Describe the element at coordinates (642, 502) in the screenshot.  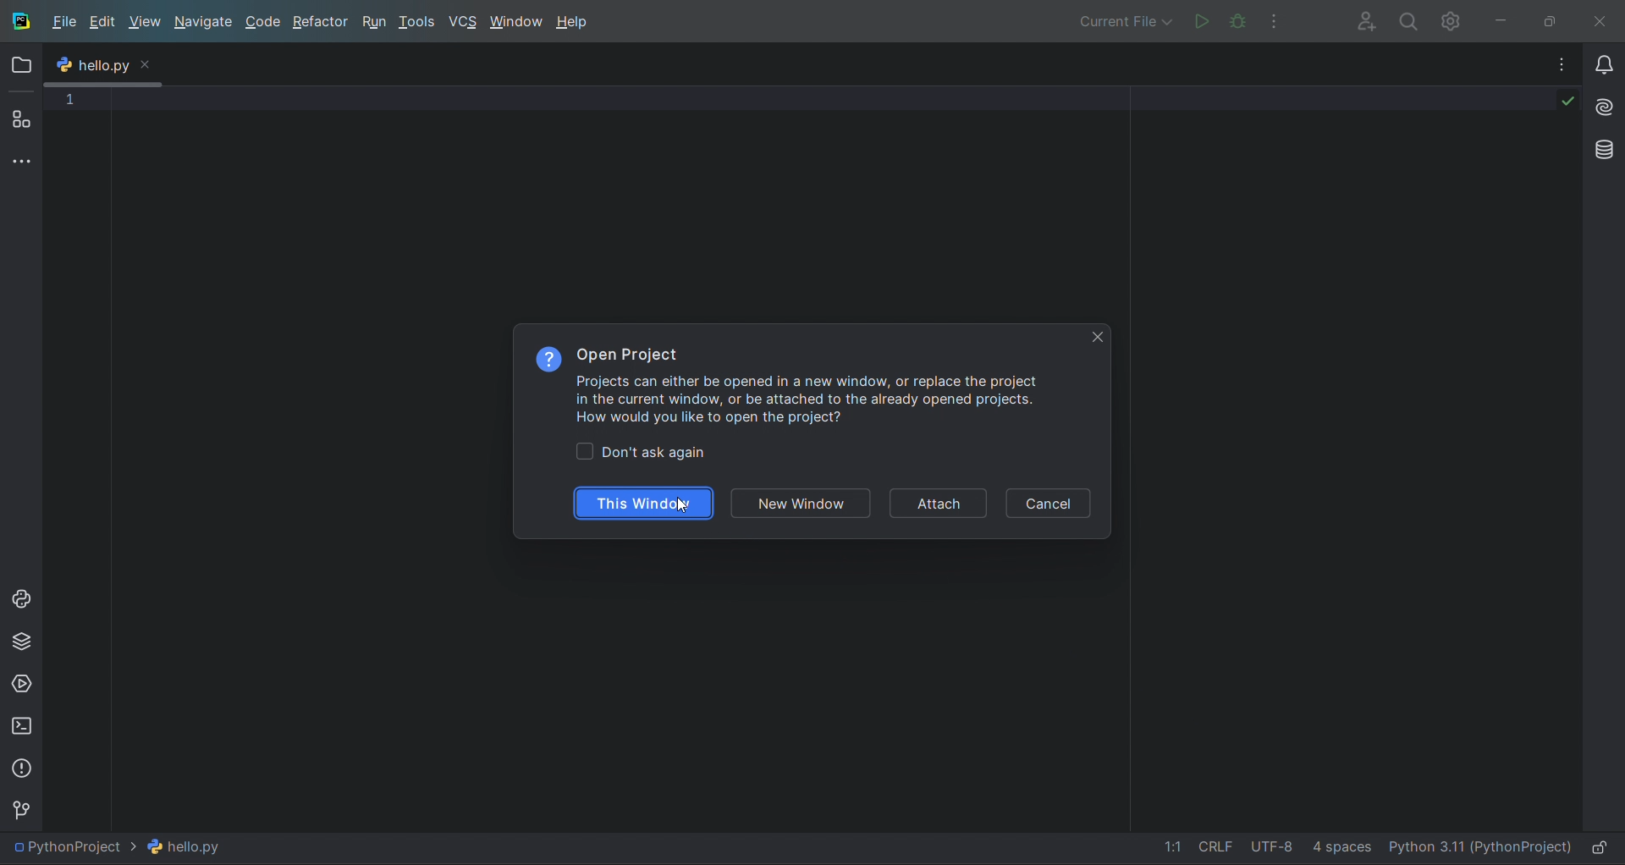
I see `this window` at that location.